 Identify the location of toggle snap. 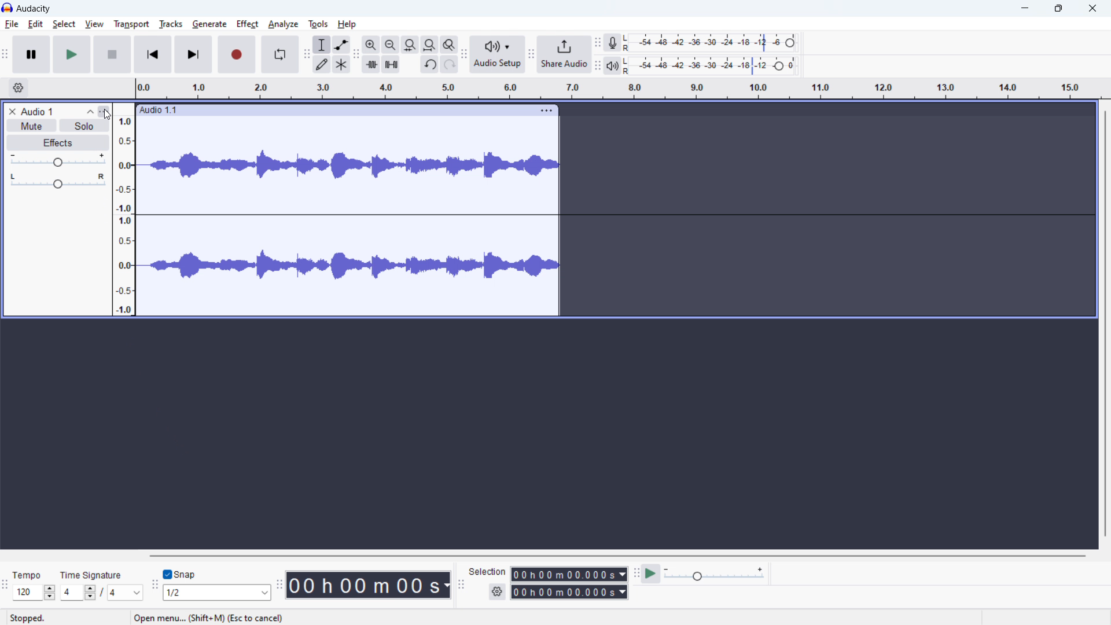
(180, 575).